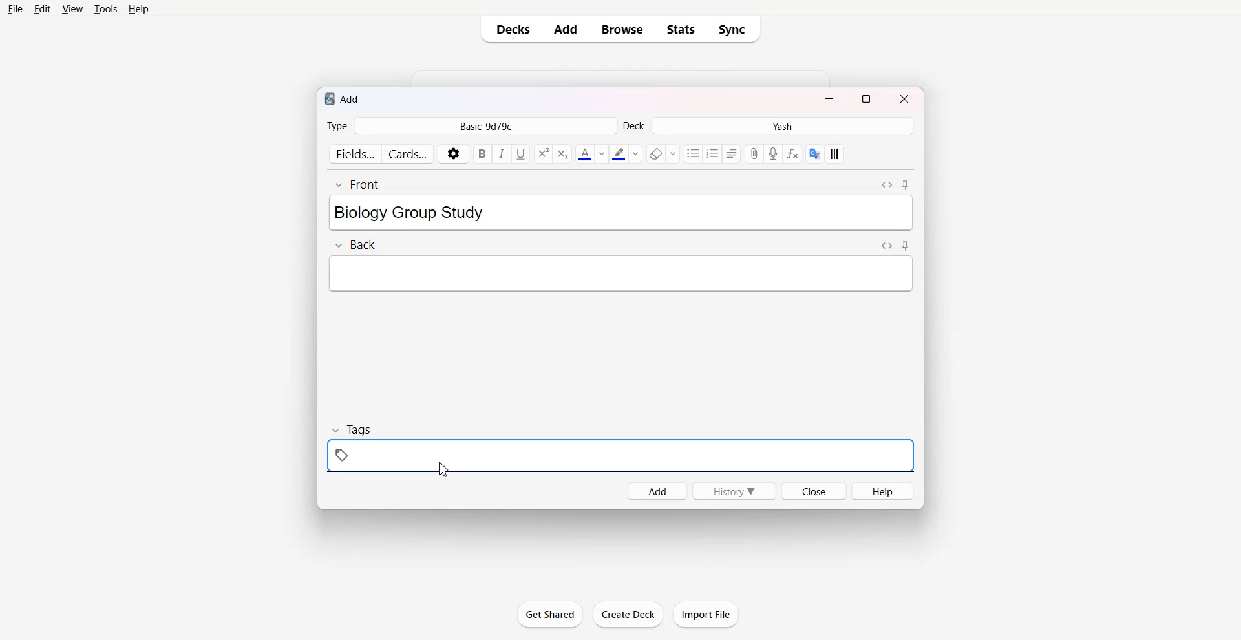  Describe the element at coordinates (793, 153) in the screenshot. I see `Equation` at that location.